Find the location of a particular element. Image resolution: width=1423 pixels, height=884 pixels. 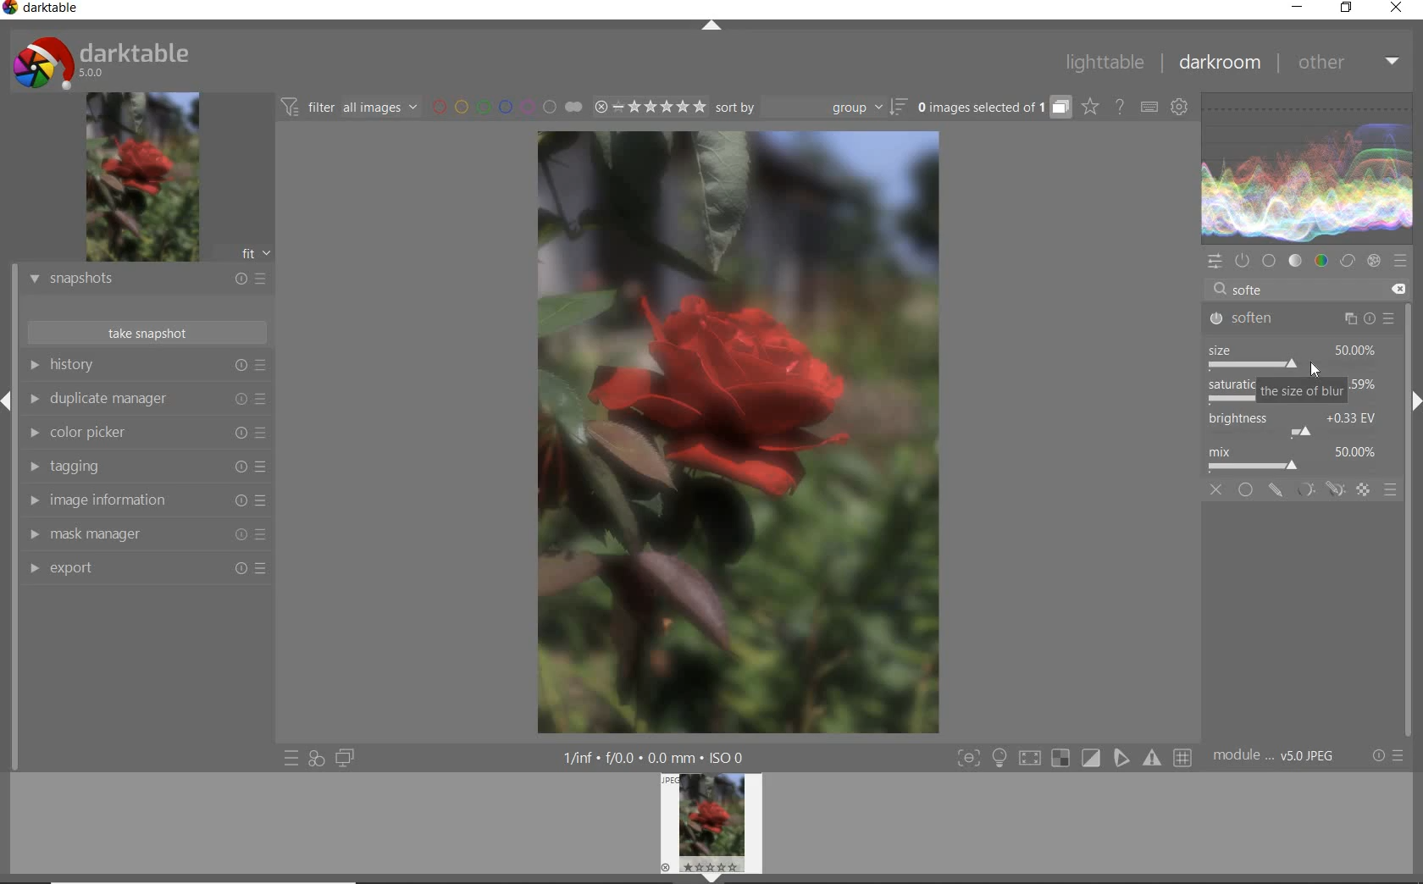

grouped images is located at coordinates (992, 108).